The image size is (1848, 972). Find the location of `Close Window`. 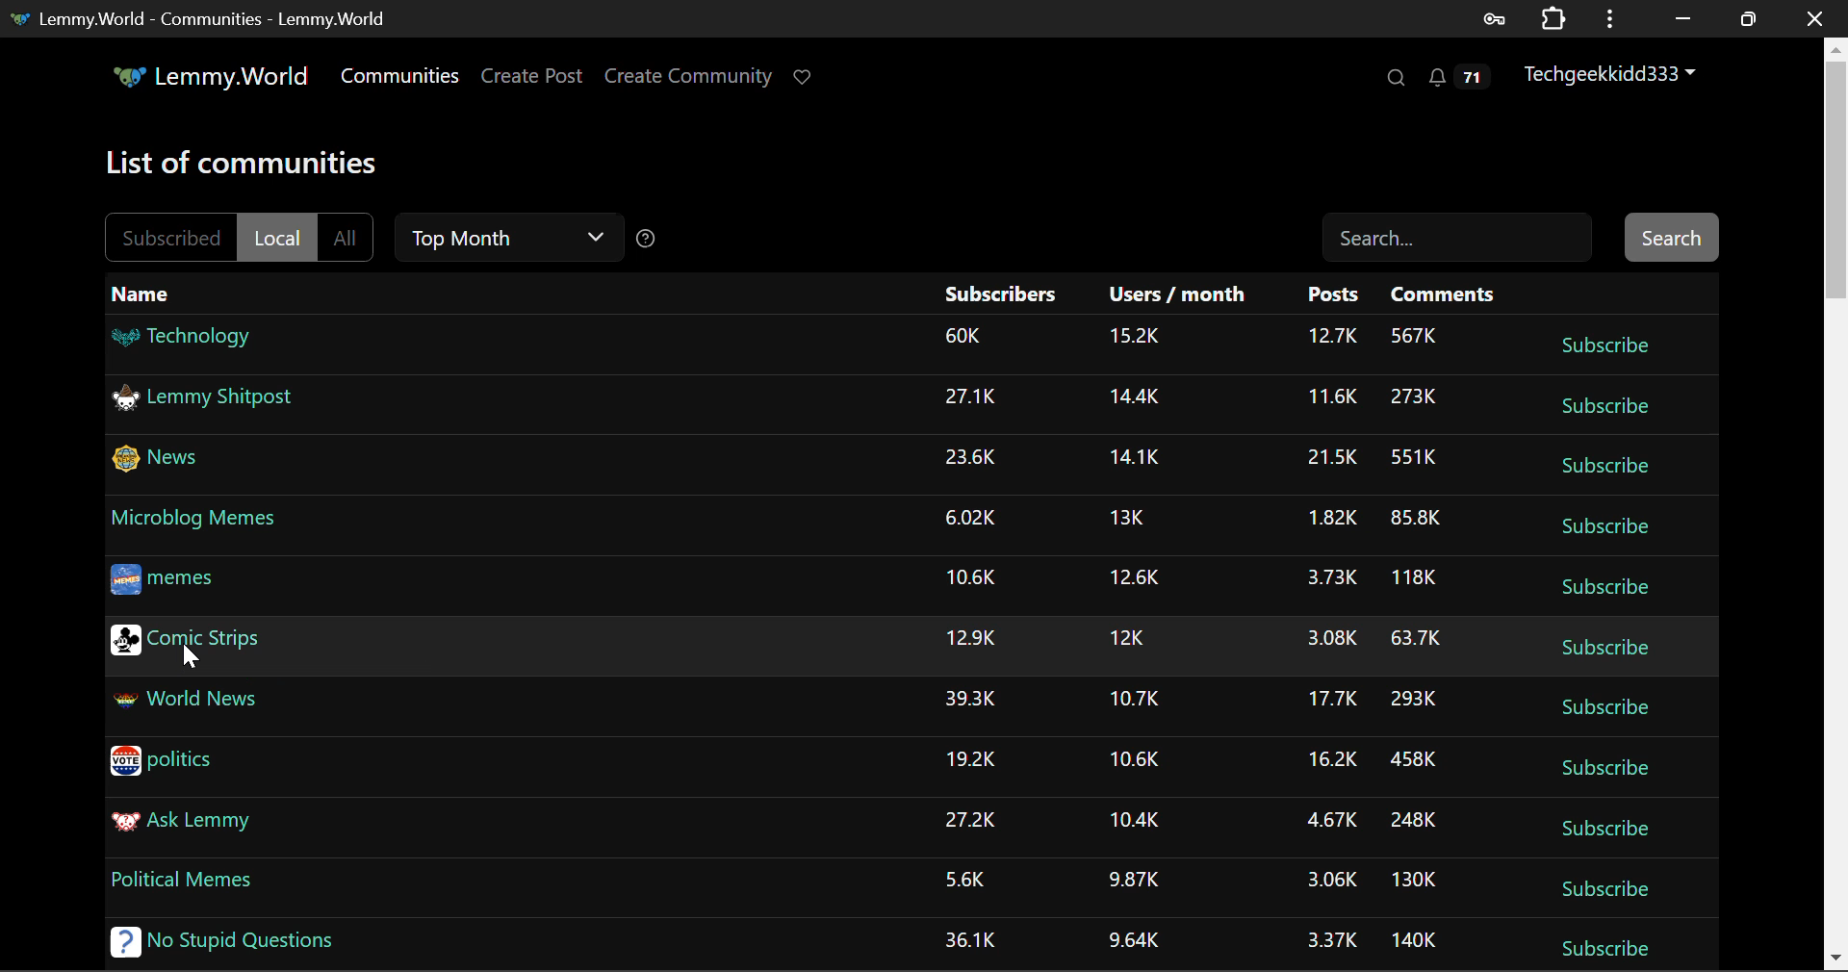

Close Window is located at coordinates (1814, 16).